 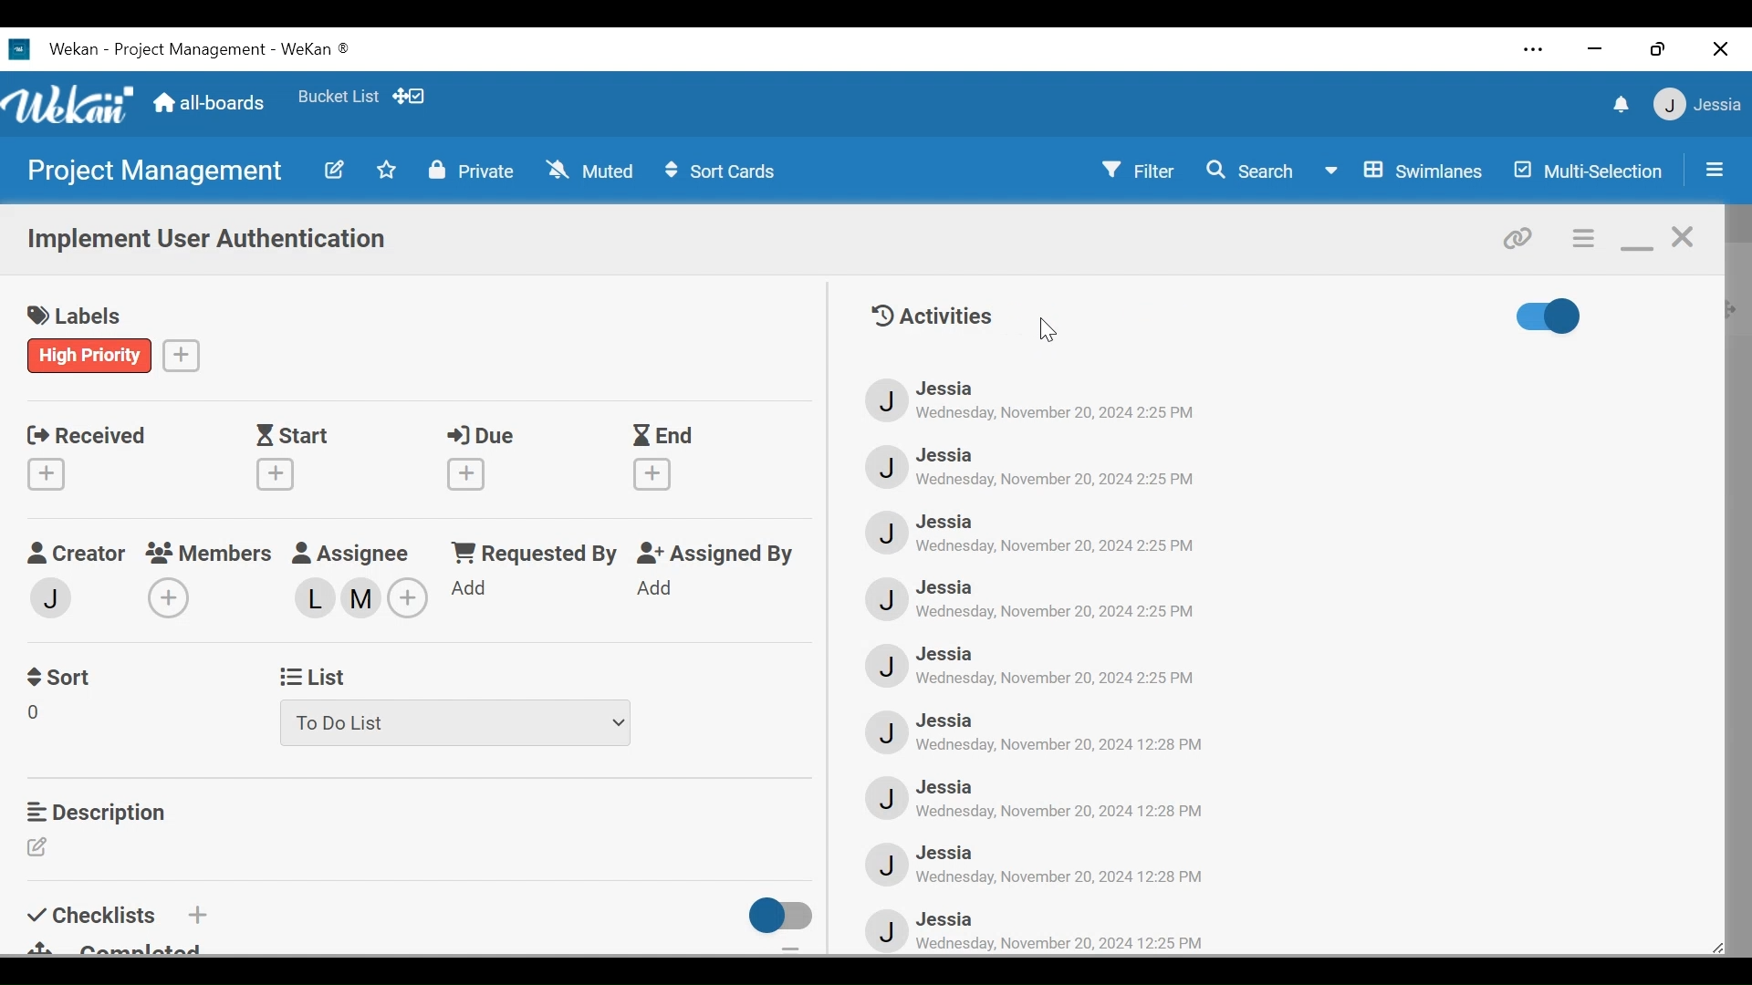 What do you see at coordinates (1253, 171) in the screenshot?
I see `Search` at bounding box center [1253, 171].